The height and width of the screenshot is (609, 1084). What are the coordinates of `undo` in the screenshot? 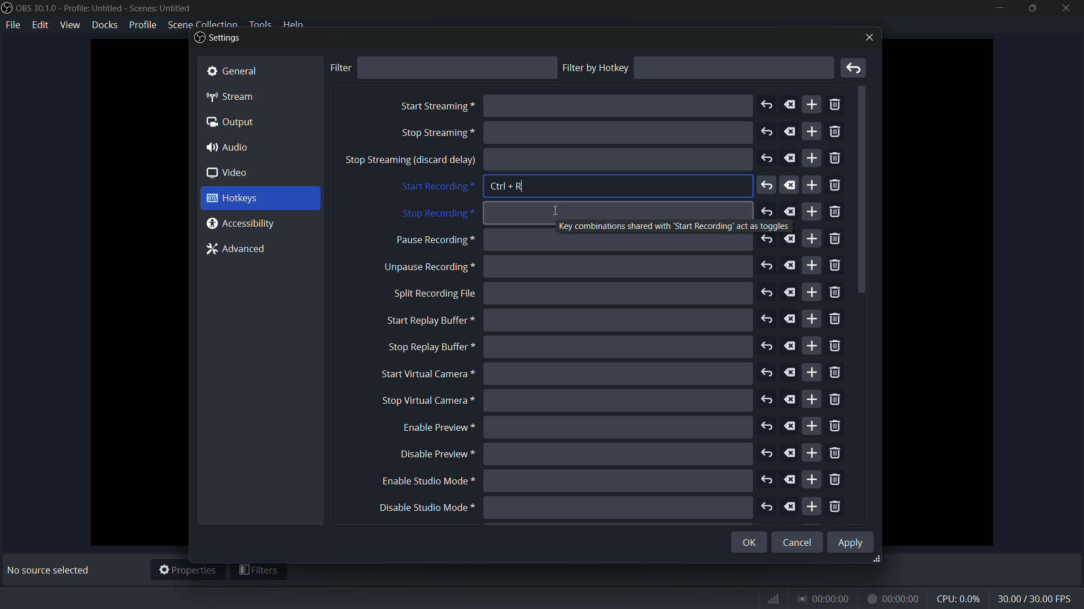 It's located at (767, 373).